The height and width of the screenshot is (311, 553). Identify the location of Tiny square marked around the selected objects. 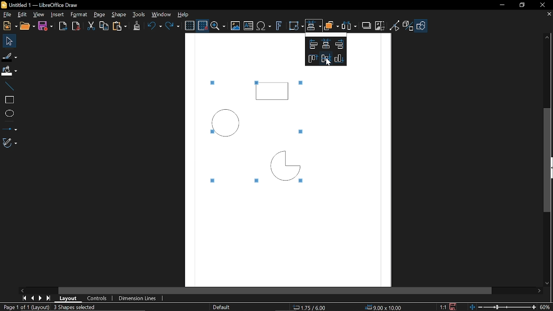
(254, 83).